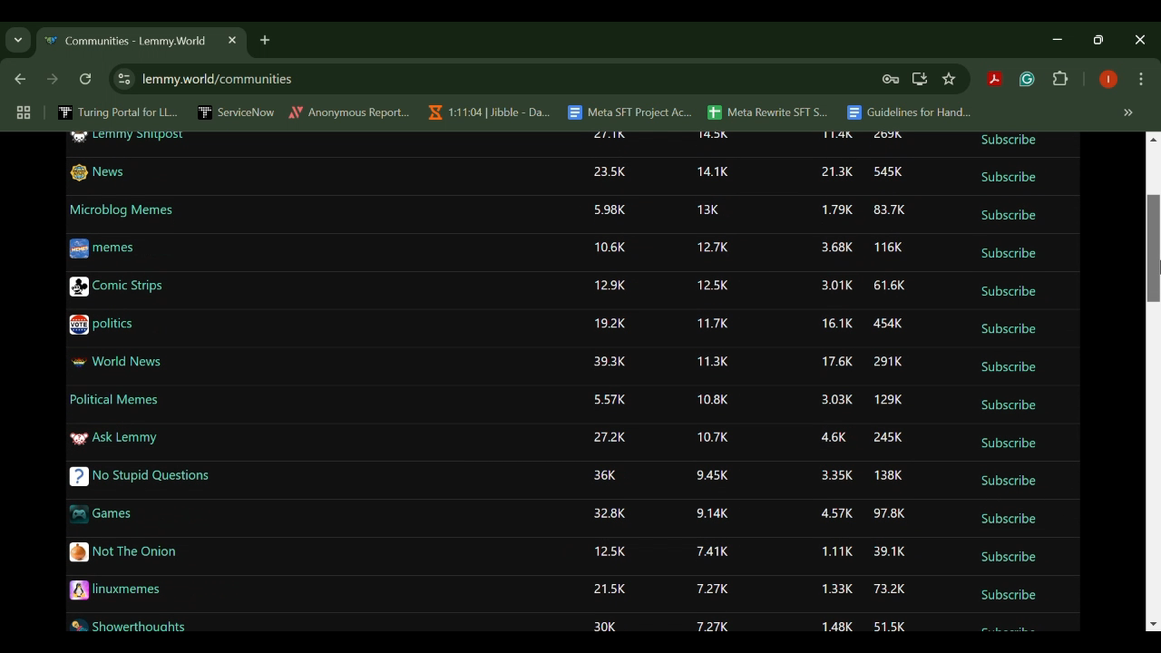 This screenshot has width=1161, height=653. Describe the element at coordinates (350, 112) in the screenshot. I see `Anonymous Report` at that location.